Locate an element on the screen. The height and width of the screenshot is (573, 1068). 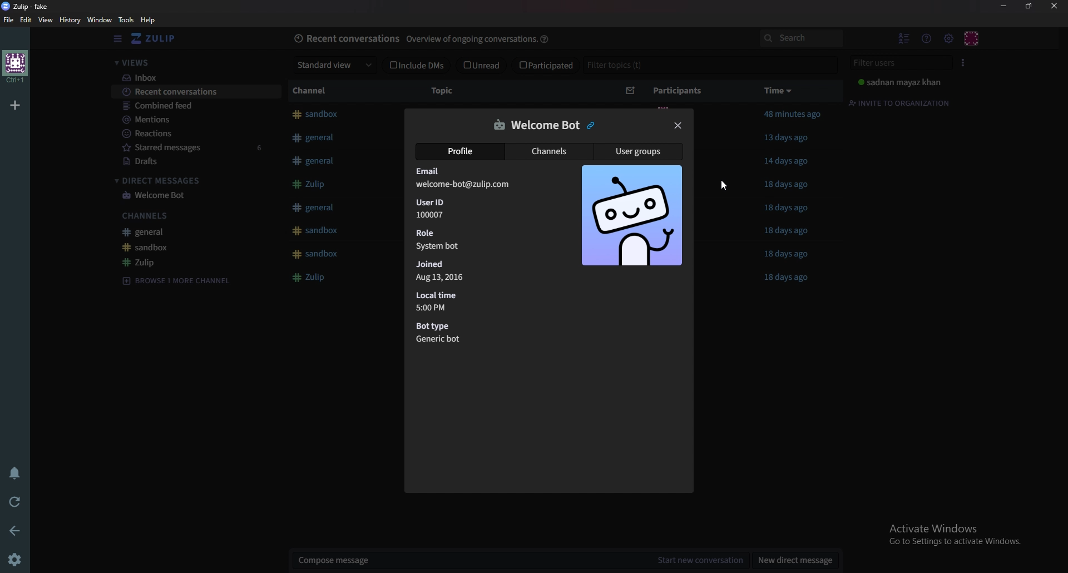
Participants is located at coordinates (680, 91).